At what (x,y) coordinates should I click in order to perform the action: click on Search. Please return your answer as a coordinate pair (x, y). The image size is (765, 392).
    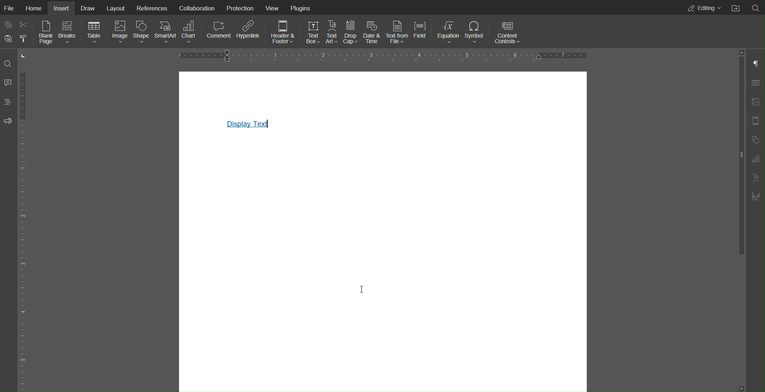
    Looking at the image, I should click on (8, 63).